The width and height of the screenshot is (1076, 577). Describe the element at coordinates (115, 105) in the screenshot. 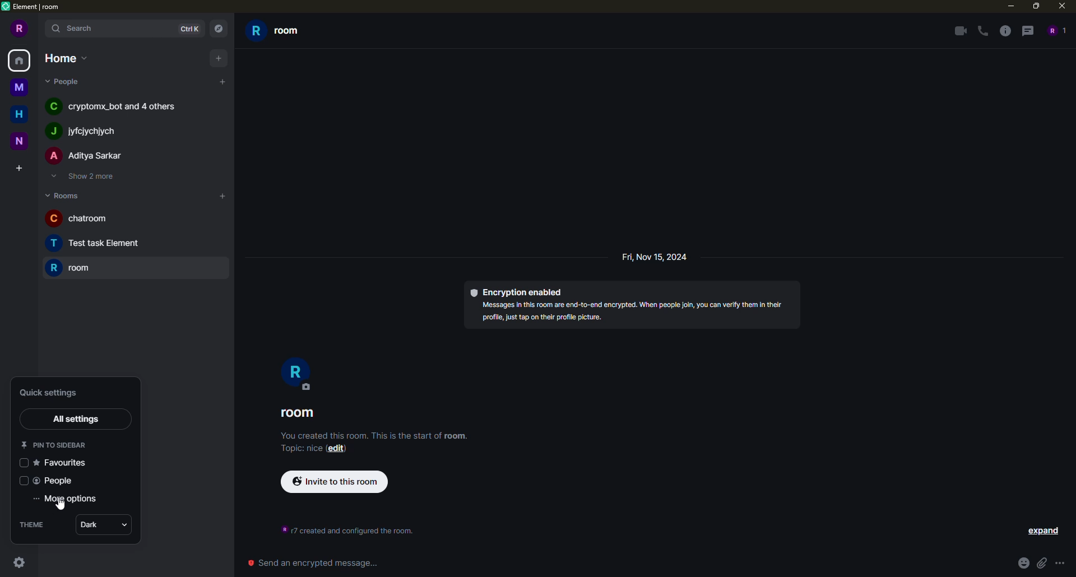

I see `C  cryptomx_bot and 4 others` at that location.